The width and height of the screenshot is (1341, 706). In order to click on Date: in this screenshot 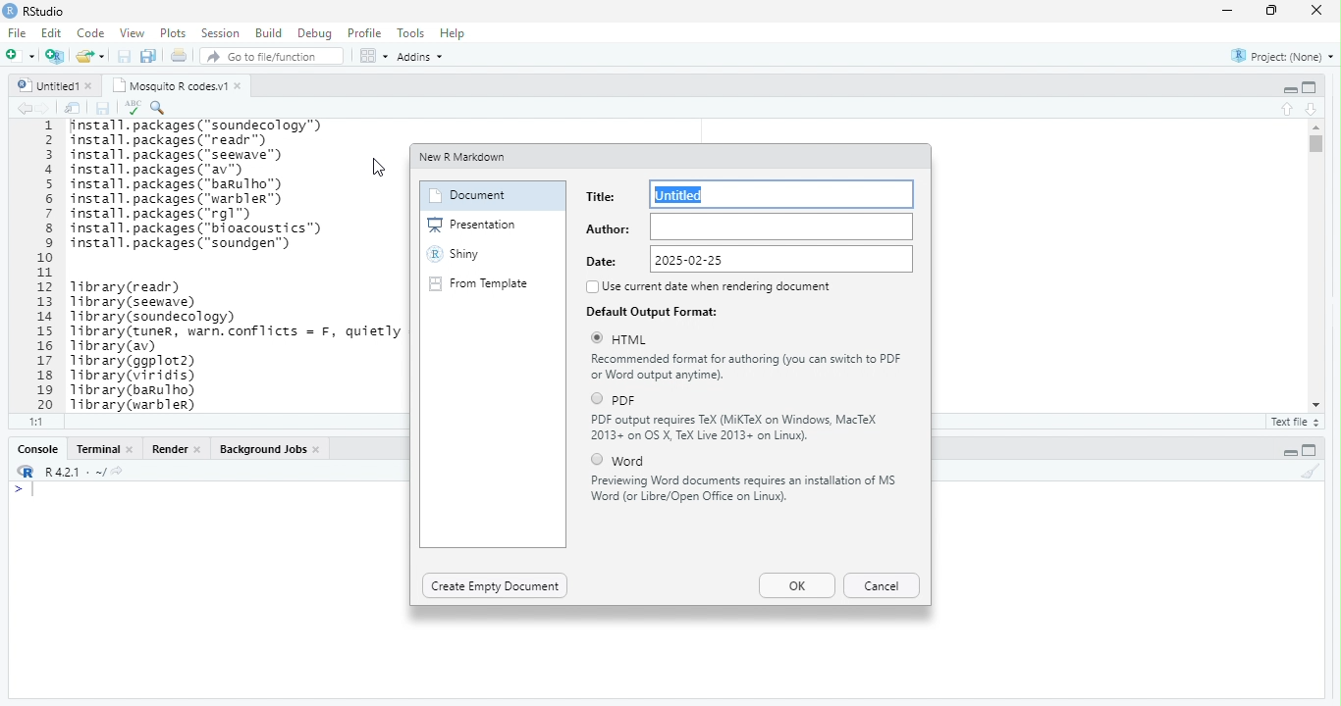, I will do `click(604, 261)`.